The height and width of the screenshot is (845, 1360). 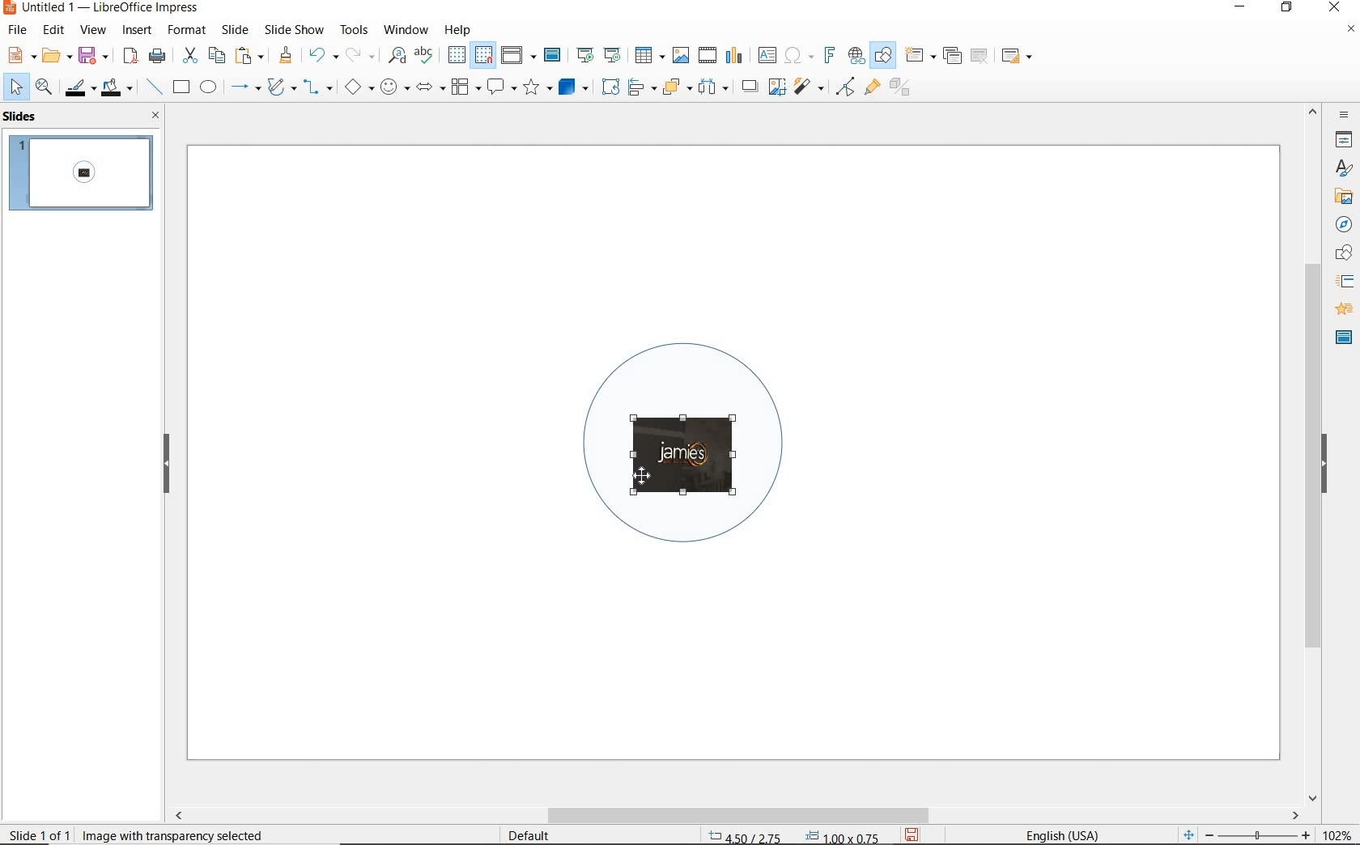 I want to click on view, so click(x=93, y=30).